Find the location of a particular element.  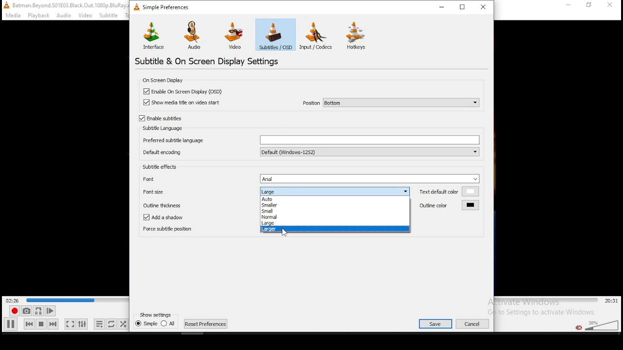

restore is located at coordinates (463, 6).